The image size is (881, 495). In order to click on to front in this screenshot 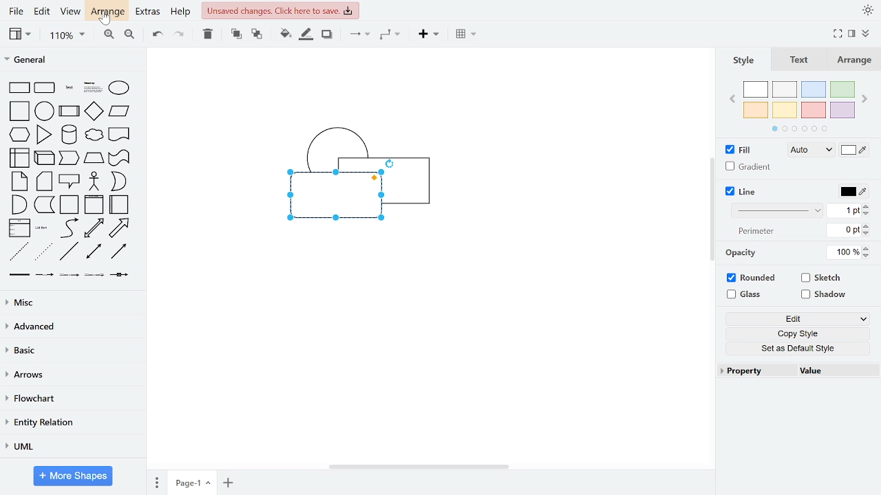, I will do `click(235, 36)`.